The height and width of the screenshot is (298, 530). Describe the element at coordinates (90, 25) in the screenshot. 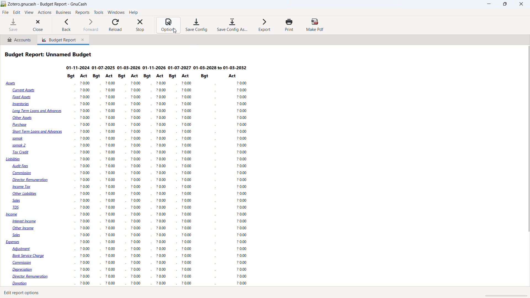

I see `forward` at that location.